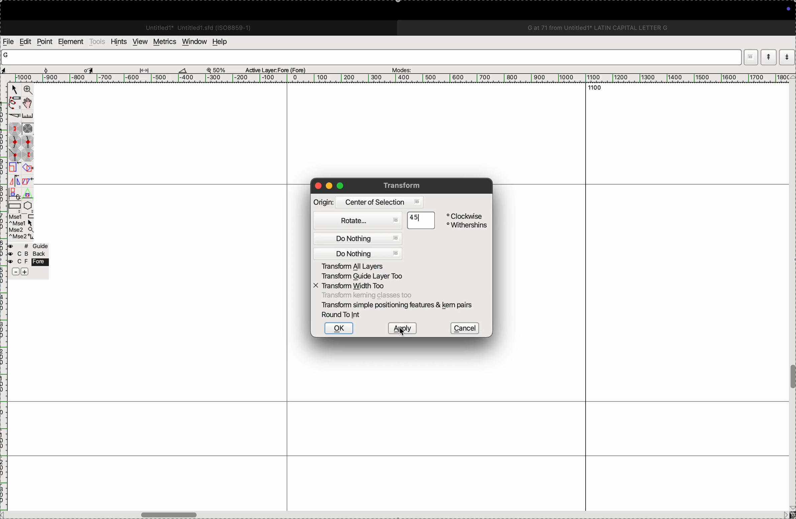 This screenshot has height=519, width=796. Describe the element at coordinates (16, 271) in the screenshot. I see `decrease` at that location.